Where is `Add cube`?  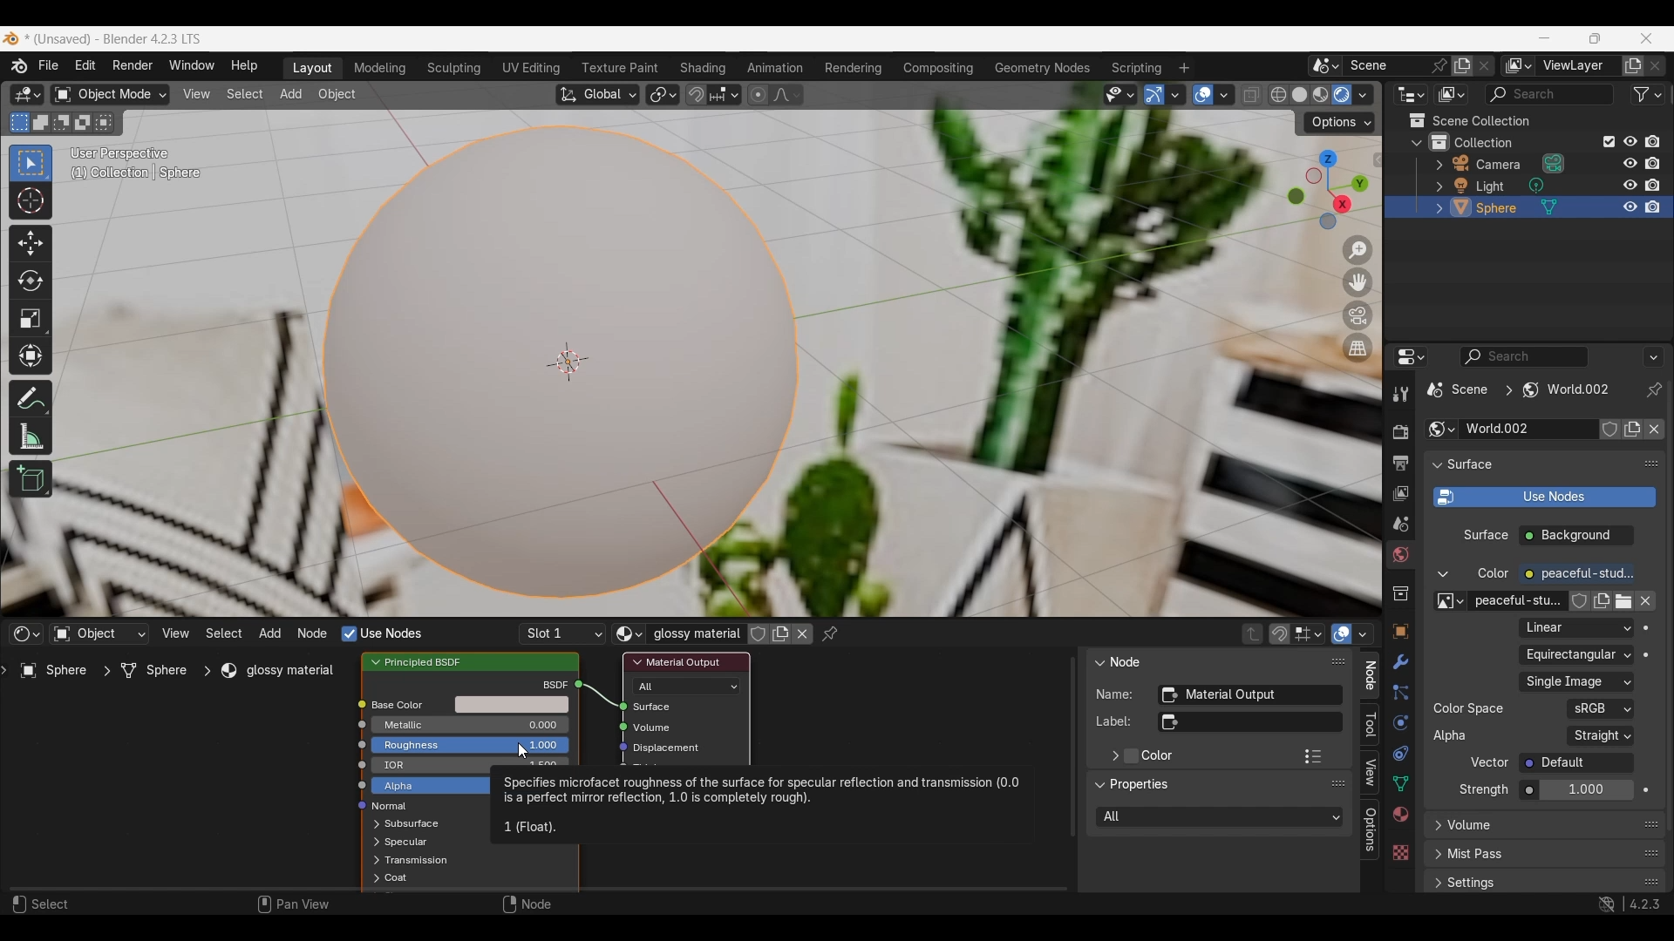
Add cube is located at coordinates (31, 478).